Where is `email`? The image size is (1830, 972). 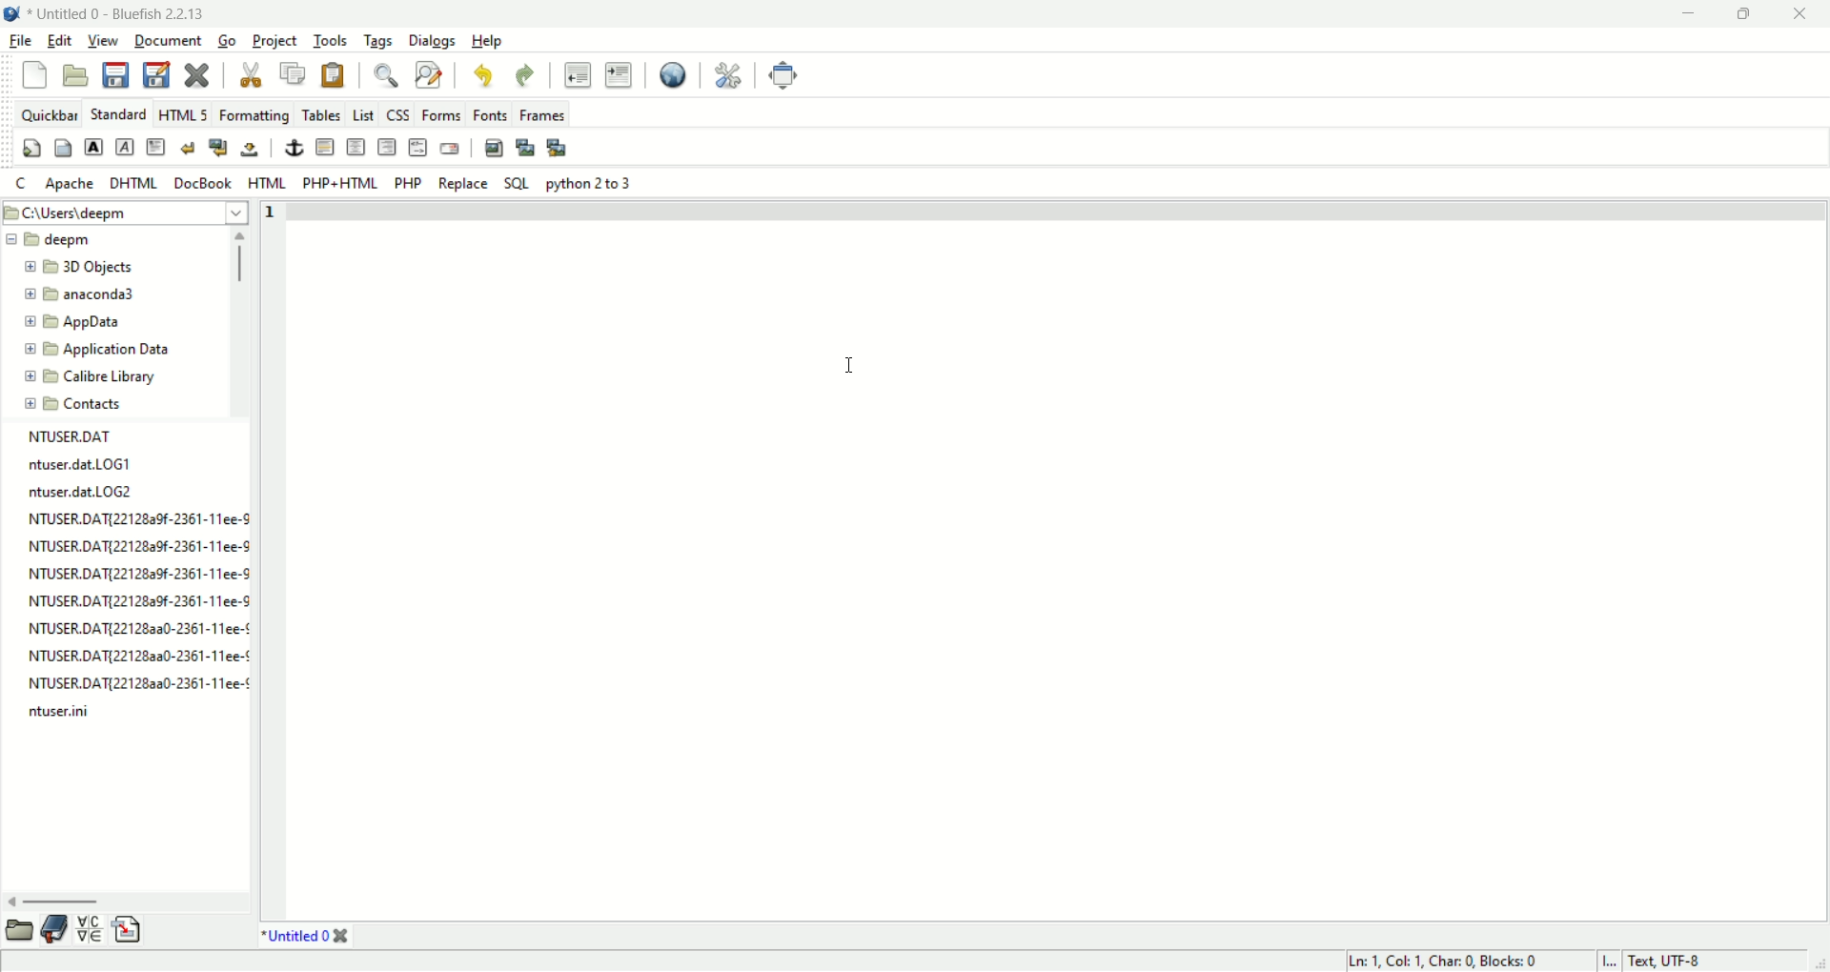
email is located at coordinates (449, 150).